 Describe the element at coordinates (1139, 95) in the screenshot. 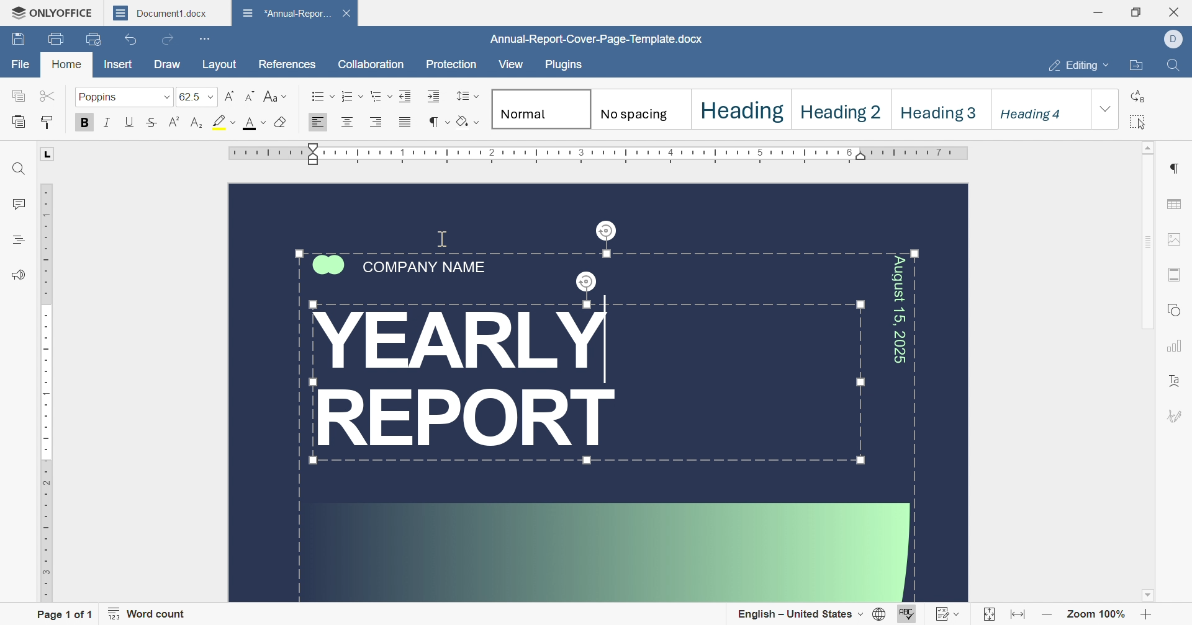

I see `replace` at that location.